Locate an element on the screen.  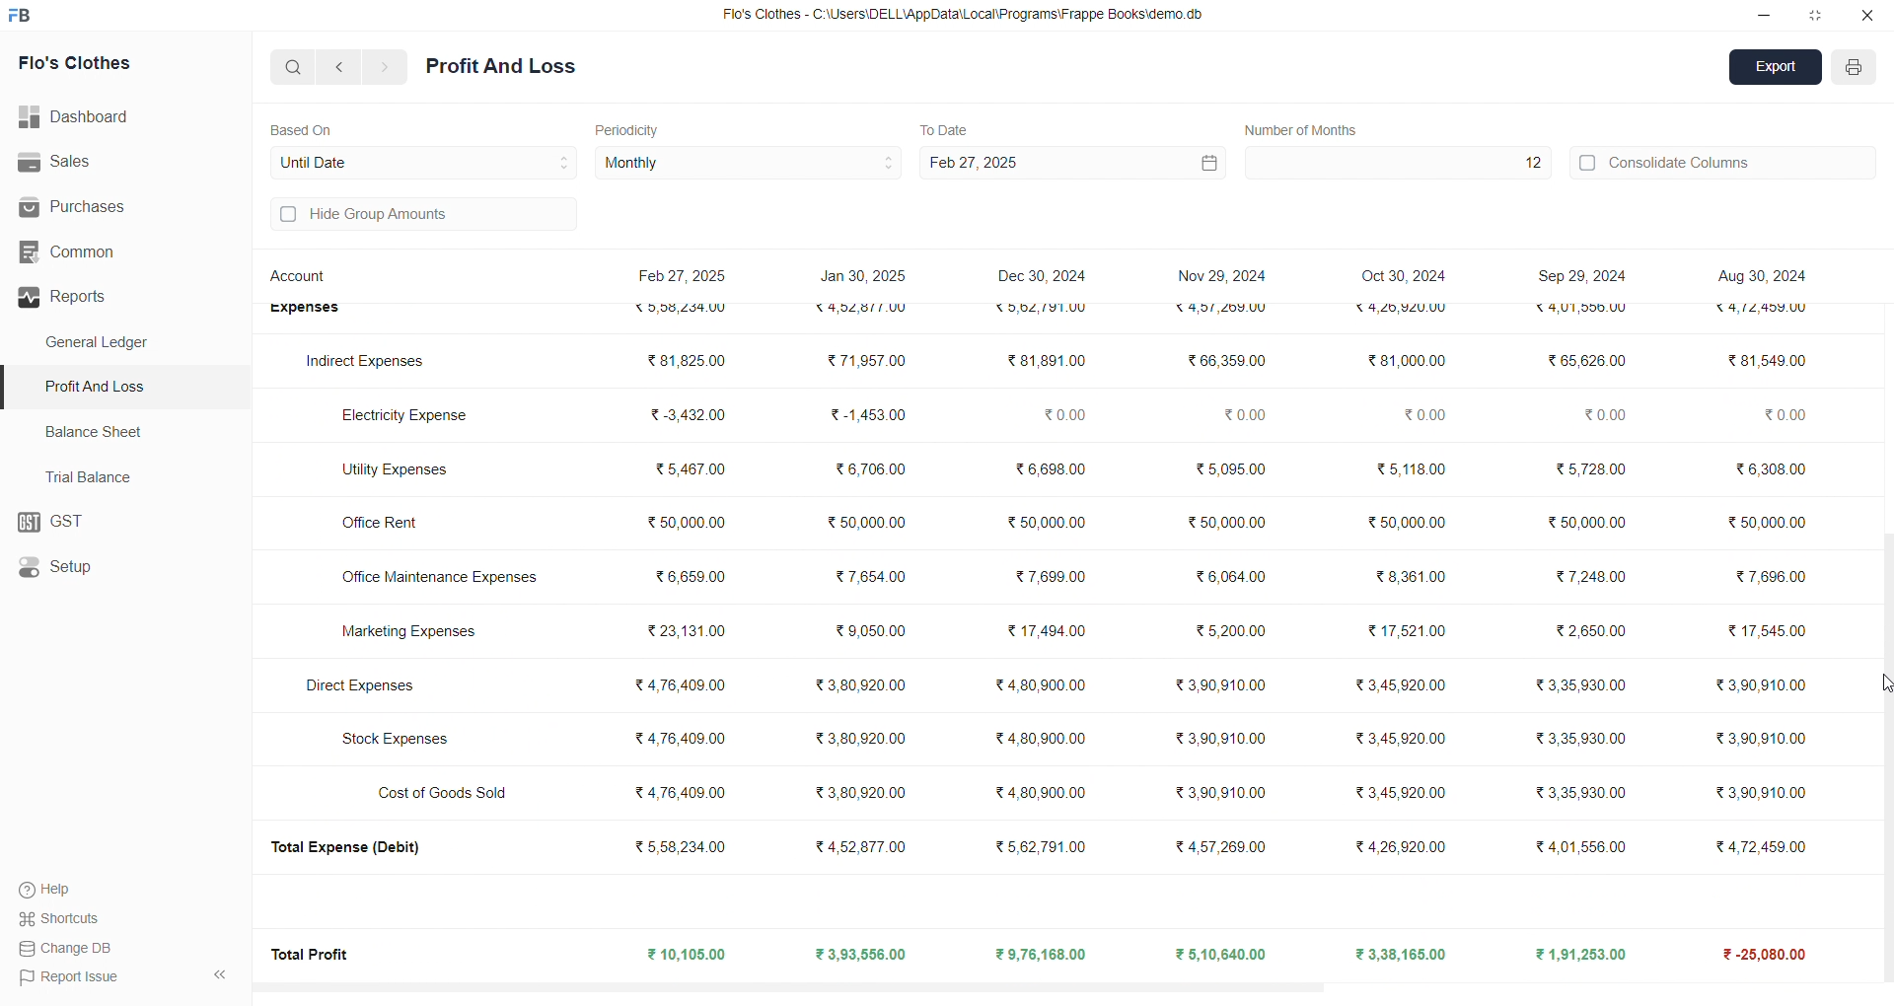
selected is located at coordinates (12, 388).